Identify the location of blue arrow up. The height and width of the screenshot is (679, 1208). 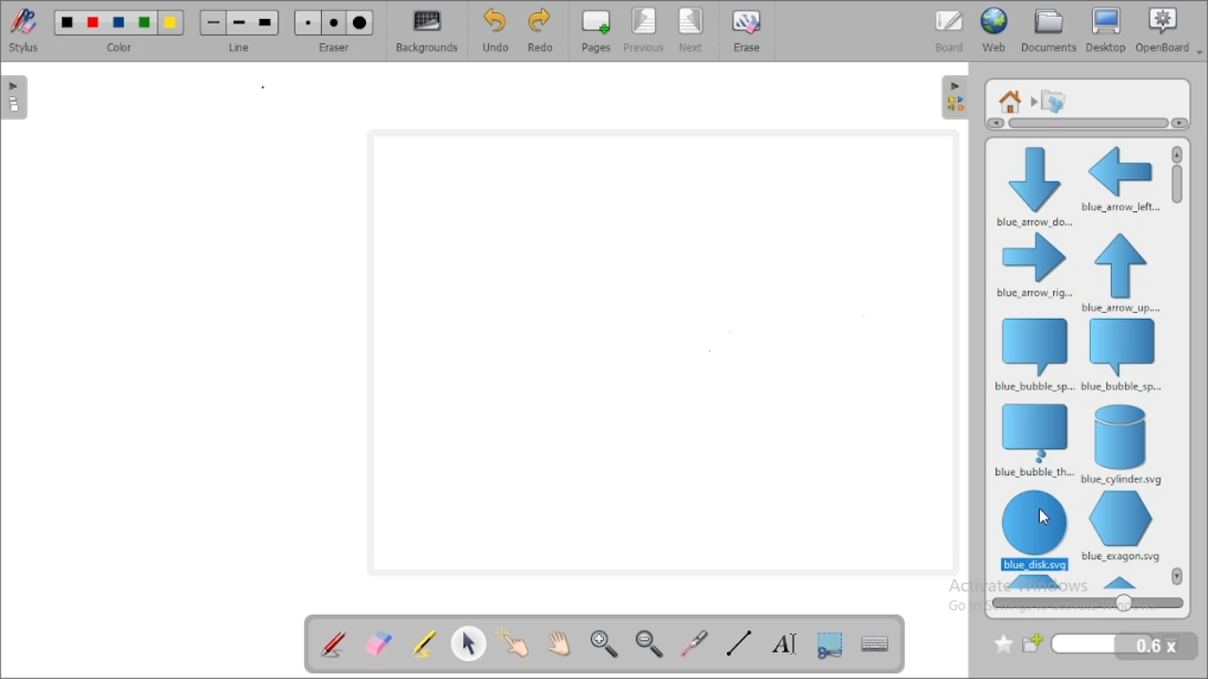
(1121, 273).